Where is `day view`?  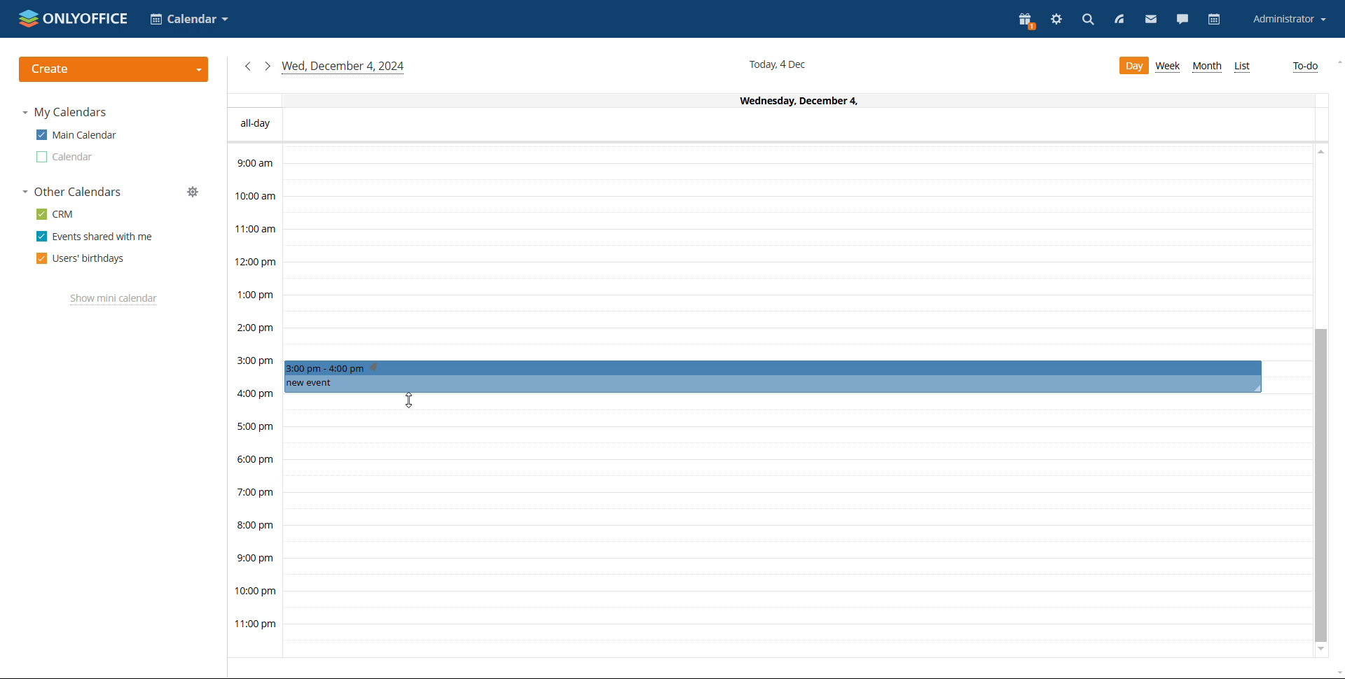
day view is located at coordinates (1133, 66).